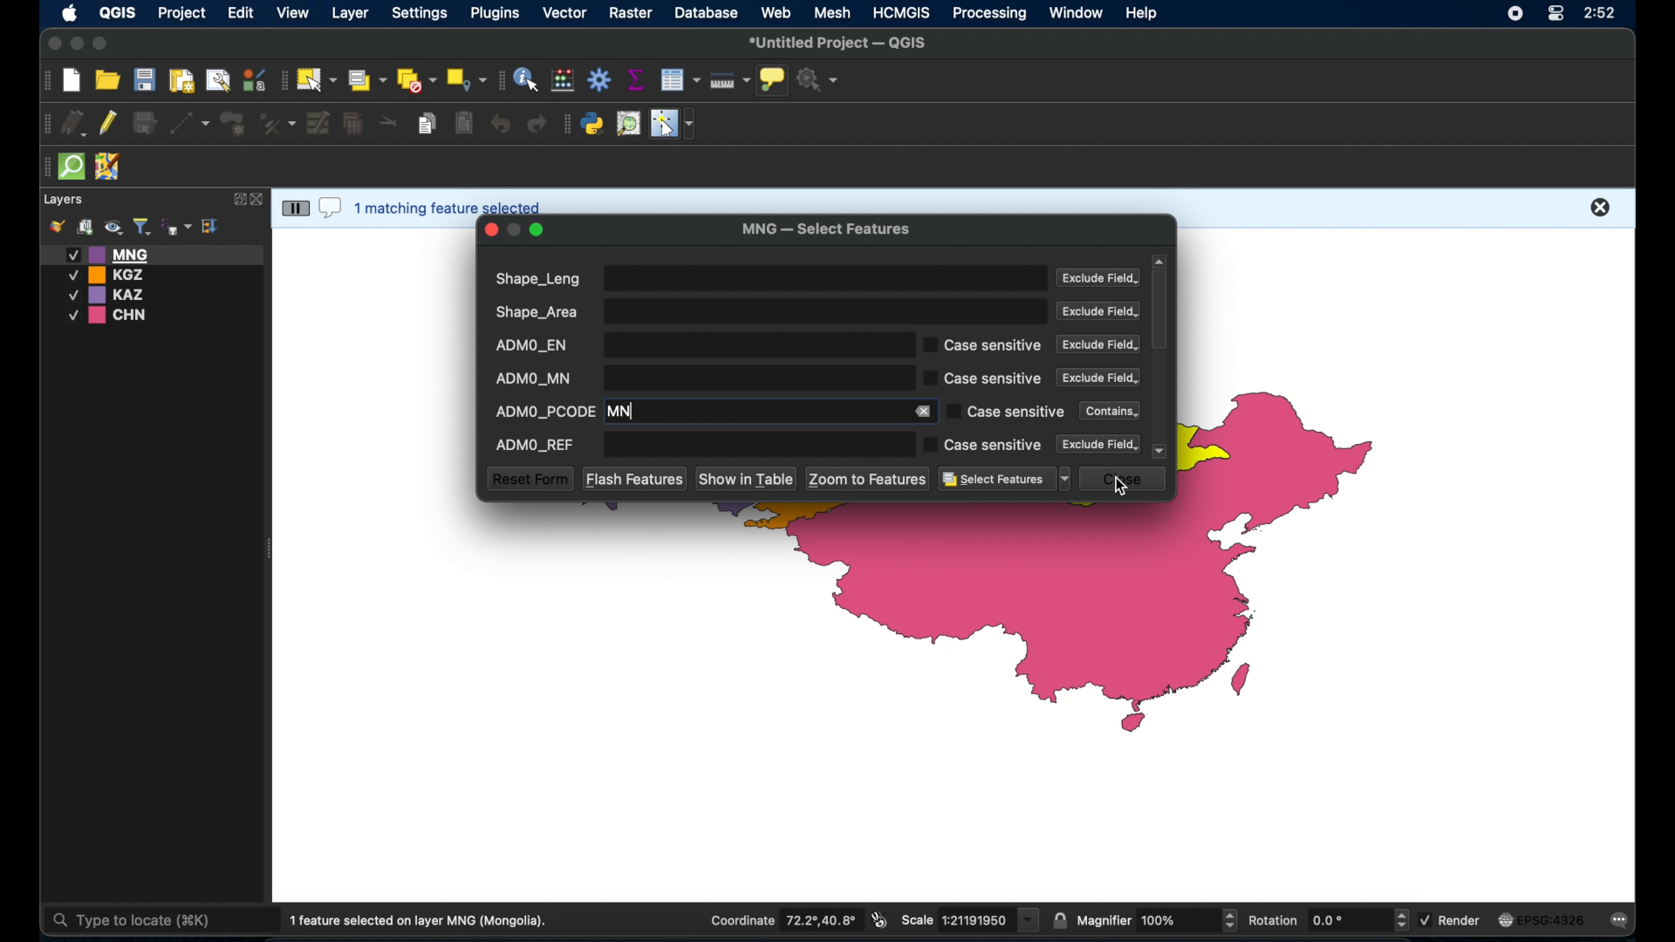 Image resolution: width=1675 pixels, height=942 pixels. Describe the element at coordinates (117, 295) in the screenshot. I see `KAZ` at that location.